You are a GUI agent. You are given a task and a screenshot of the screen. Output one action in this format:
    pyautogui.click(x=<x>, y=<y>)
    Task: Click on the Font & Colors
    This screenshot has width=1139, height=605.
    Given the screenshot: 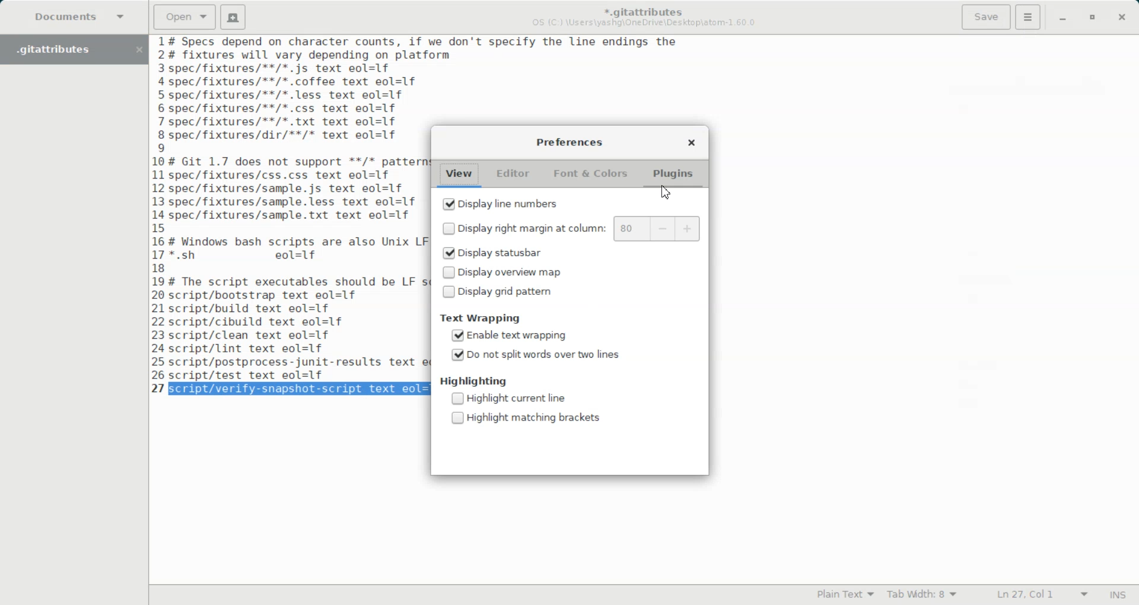 What is the action you would take?
    pyautogui.click(x=589, y=173)
    